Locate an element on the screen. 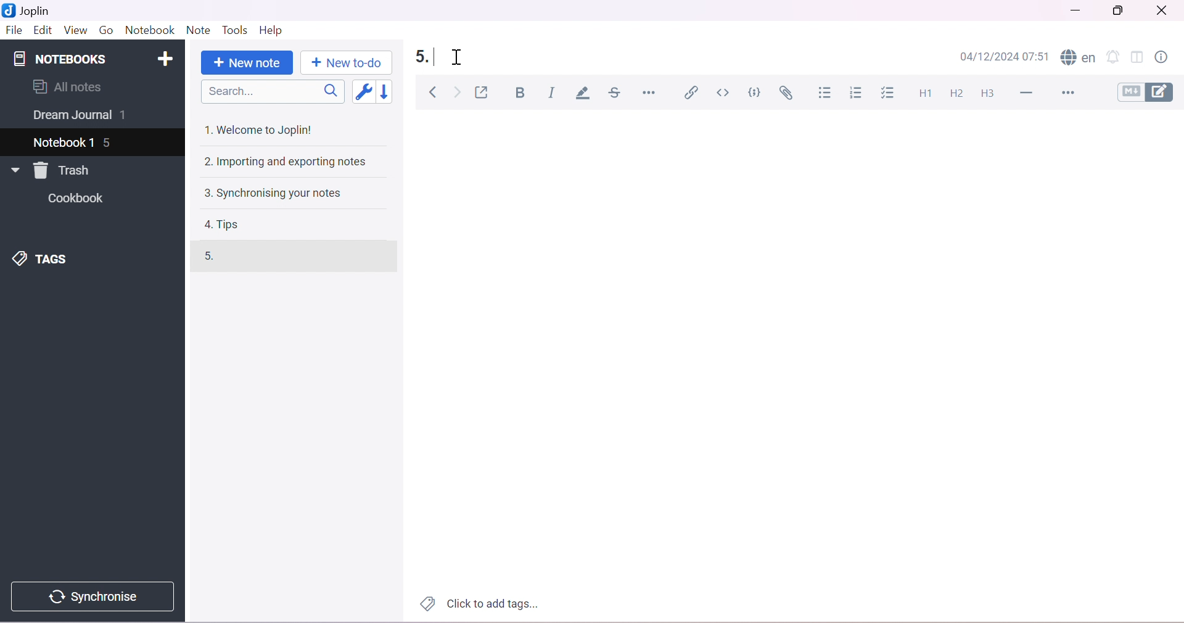 Image resolution: width=1184 pixels, height=623 pixels. Note properties is located at coordinates (1167, 56).